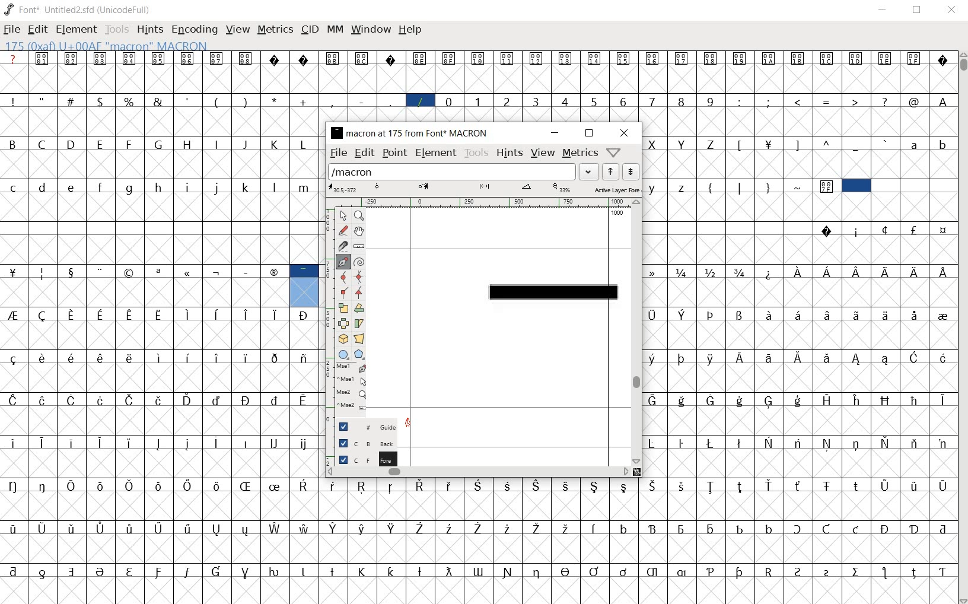 The image size is (968, 604). What do you see at coordinates (305, 570) in the screenshot?
I see `Symbol` at bounding box center [305, 570].